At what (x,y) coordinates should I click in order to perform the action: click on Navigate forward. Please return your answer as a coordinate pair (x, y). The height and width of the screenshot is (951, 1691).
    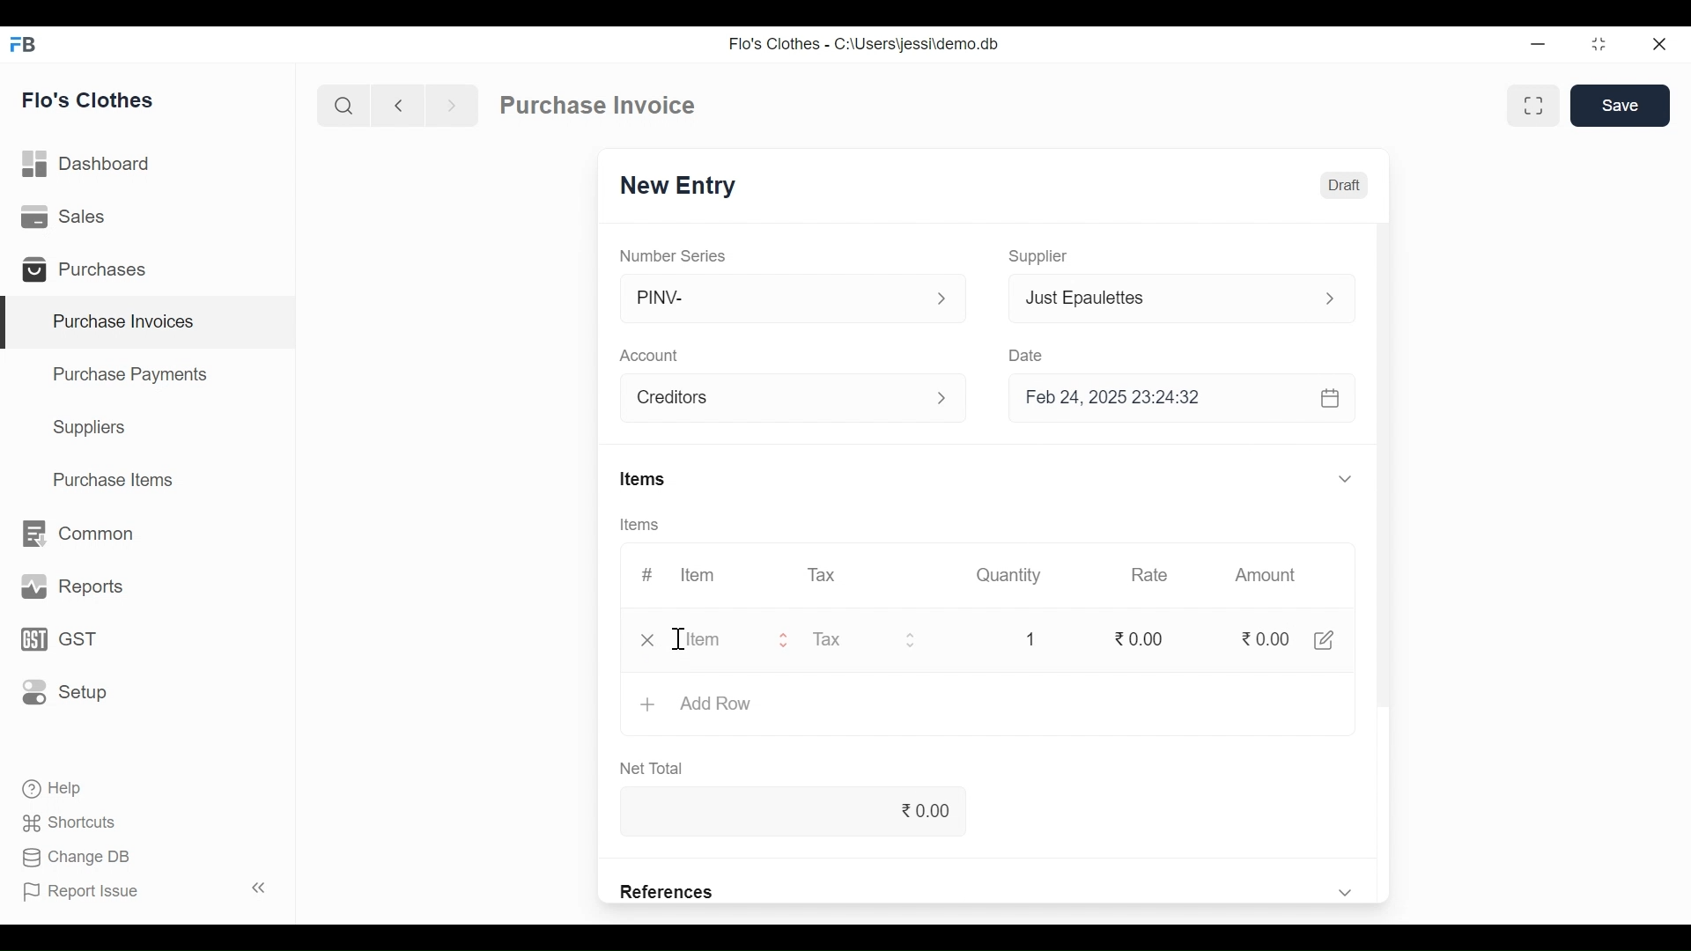
    Looking at the image, I should click on (451, 106).